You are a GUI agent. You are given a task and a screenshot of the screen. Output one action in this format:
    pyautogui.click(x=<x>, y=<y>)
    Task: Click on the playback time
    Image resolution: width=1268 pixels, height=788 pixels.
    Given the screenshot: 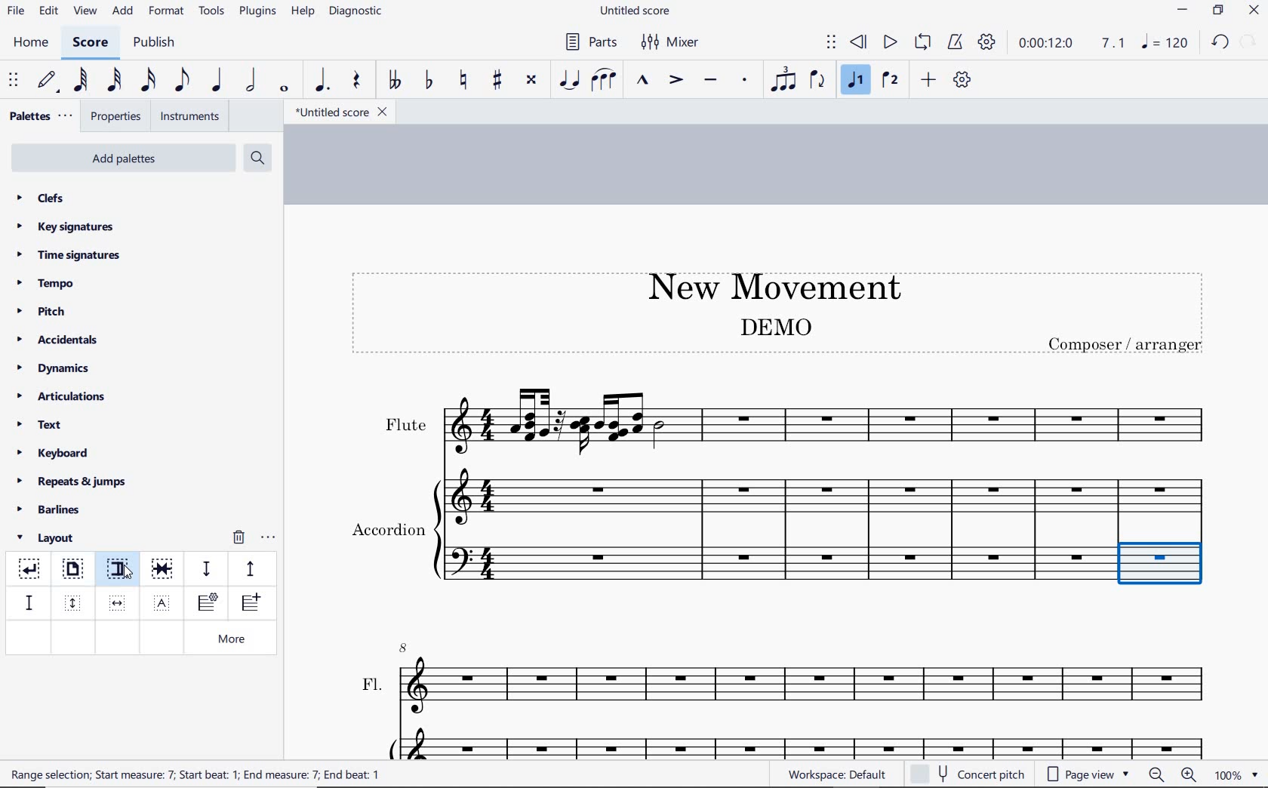 What is the action you would take?
    pyautogui.click(x=1046, y=43)
    